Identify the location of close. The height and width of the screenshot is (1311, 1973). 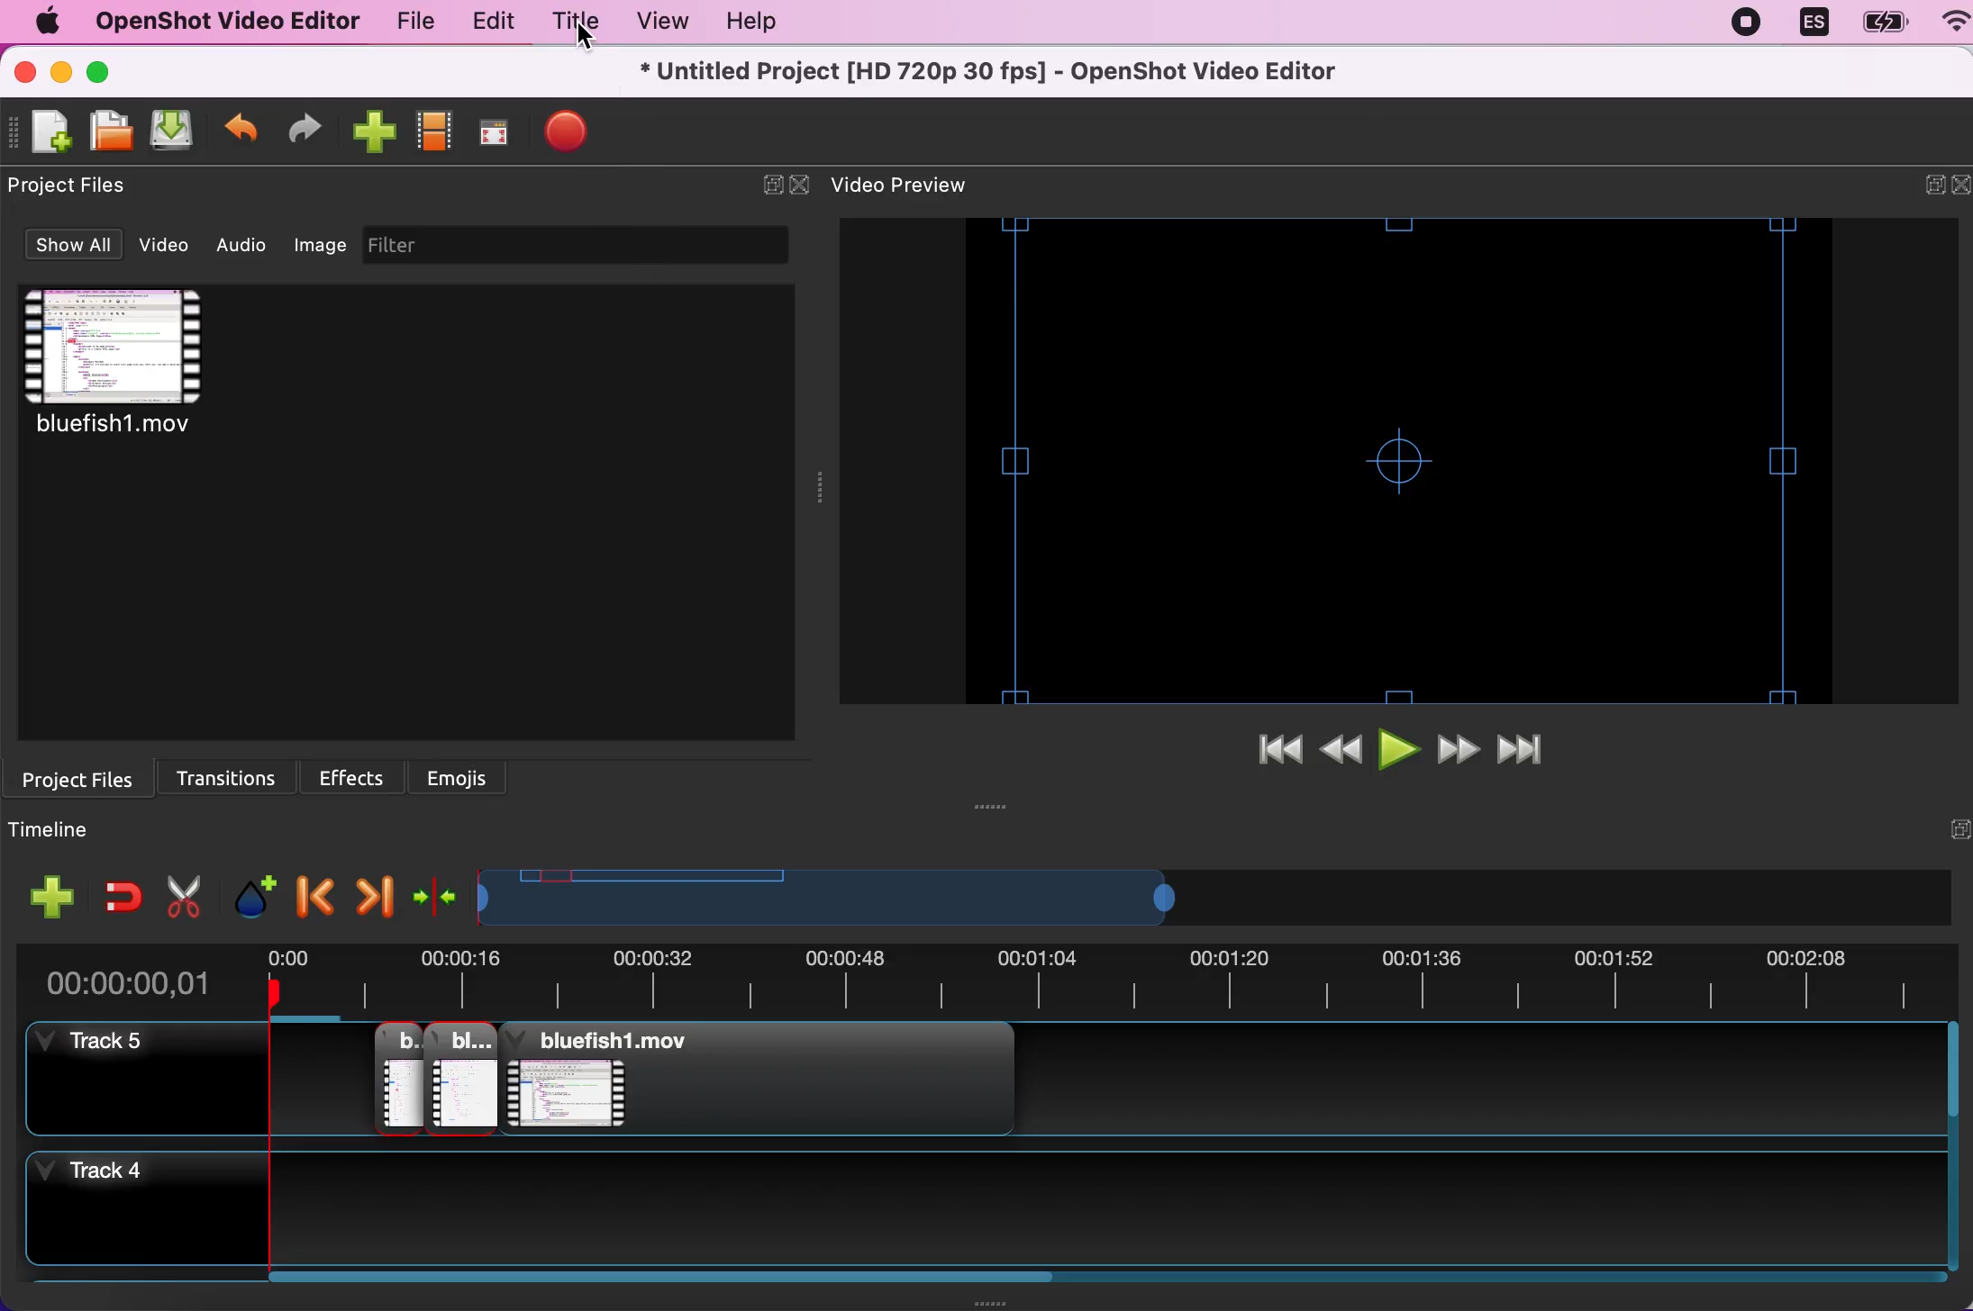
(1960, 186).